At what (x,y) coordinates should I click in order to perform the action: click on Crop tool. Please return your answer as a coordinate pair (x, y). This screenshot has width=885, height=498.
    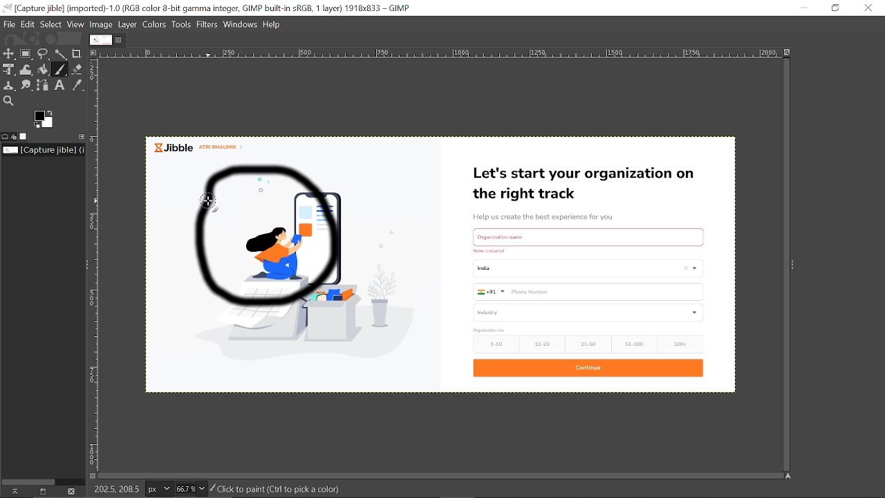
    Looking at the image, I should click on (77, 54).